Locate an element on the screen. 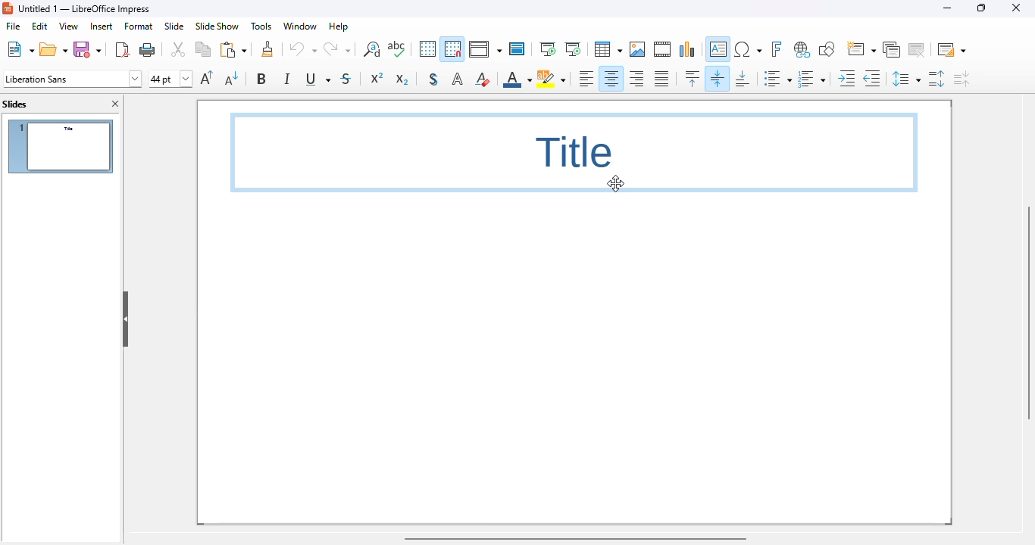 This screenshot has width=1035, height=545. center vertically is located at coordinates (718, 78).